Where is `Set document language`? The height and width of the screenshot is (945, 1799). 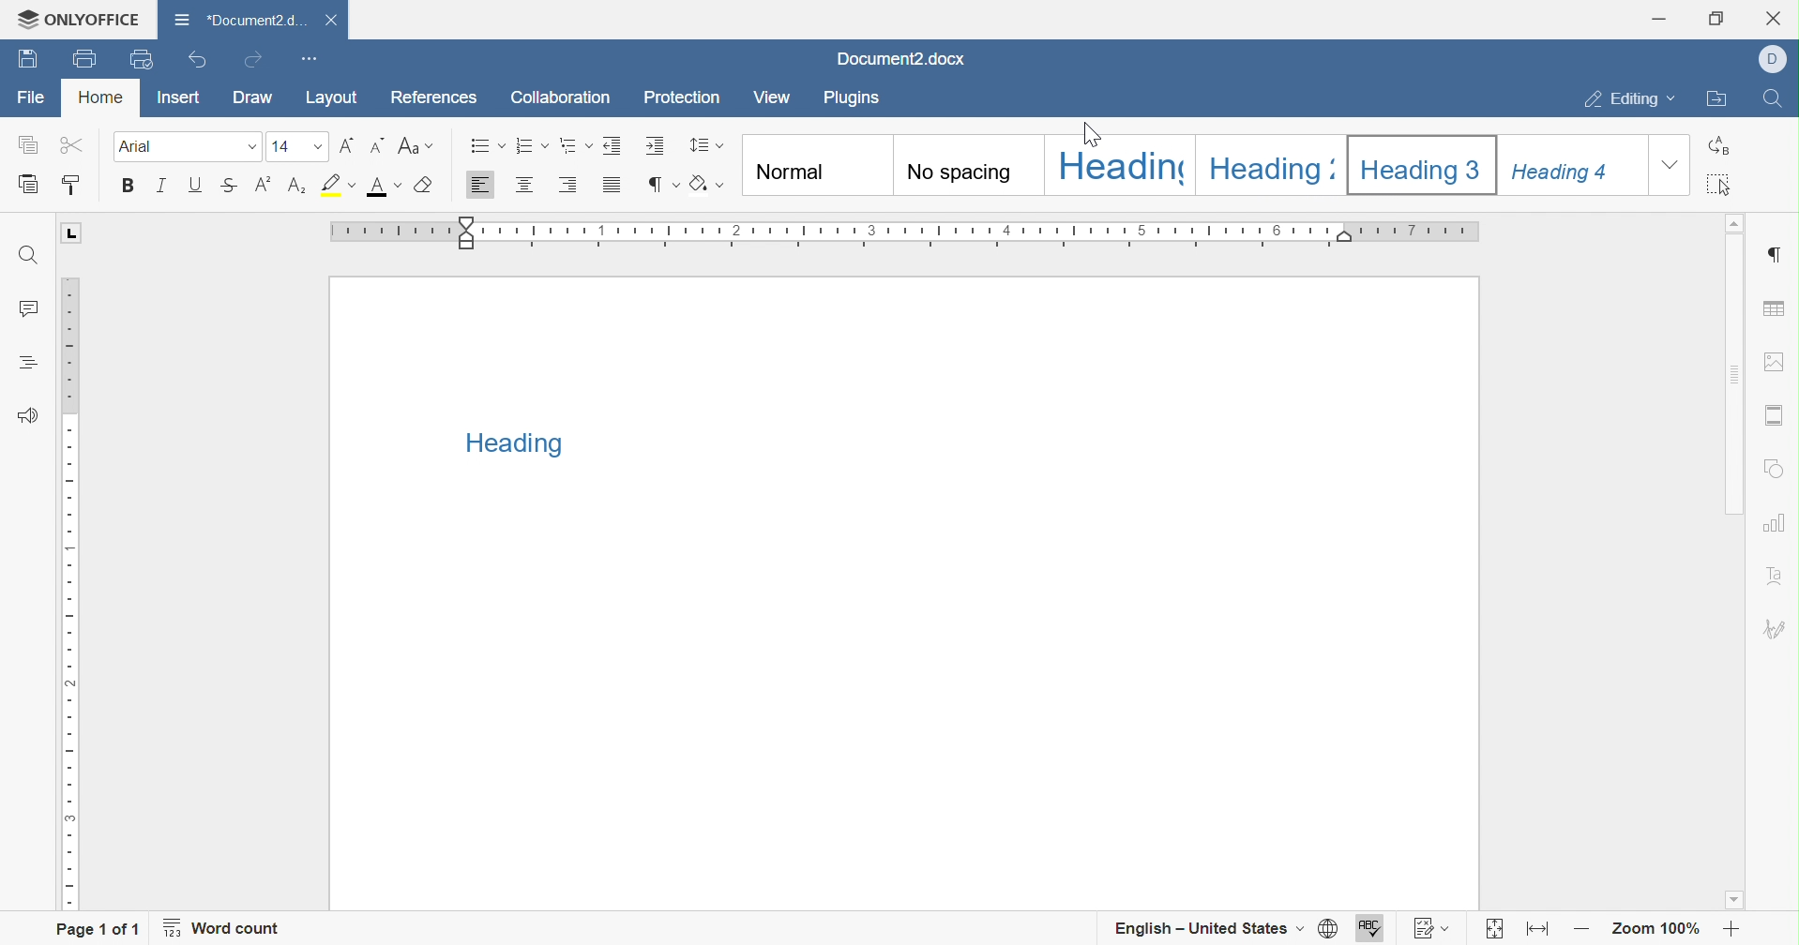 Set document language is located at coordinates (1327, 927).